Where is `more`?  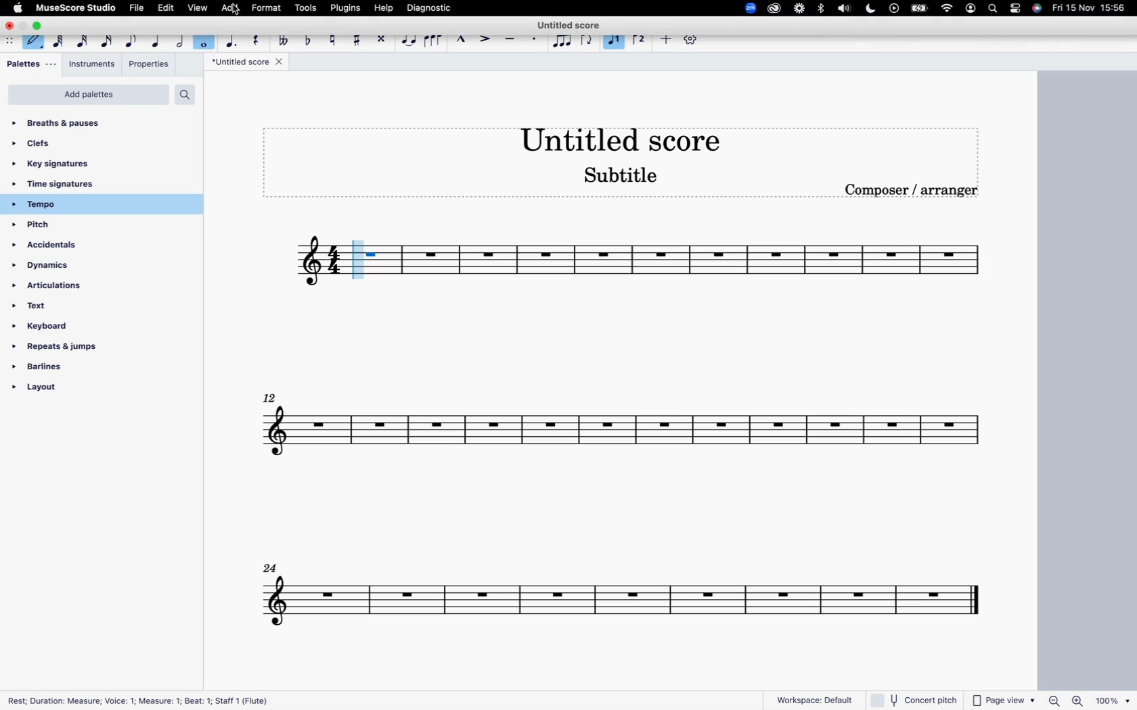 more is located at coordinates (665, 39).